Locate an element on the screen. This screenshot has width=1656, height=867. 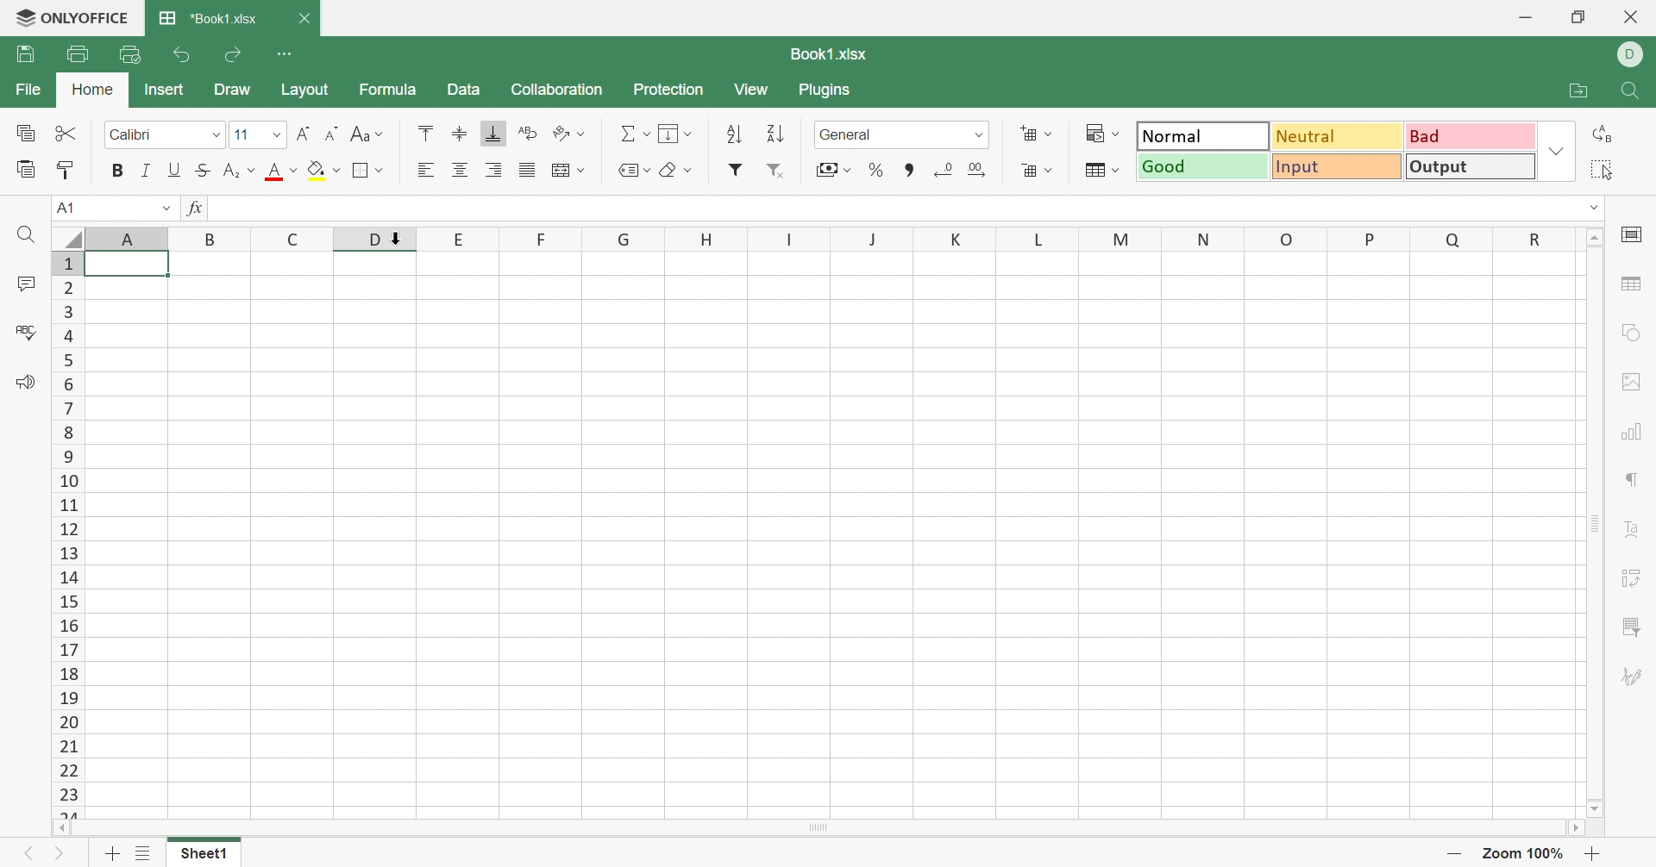
Output is located at coordinates (1471, 166).